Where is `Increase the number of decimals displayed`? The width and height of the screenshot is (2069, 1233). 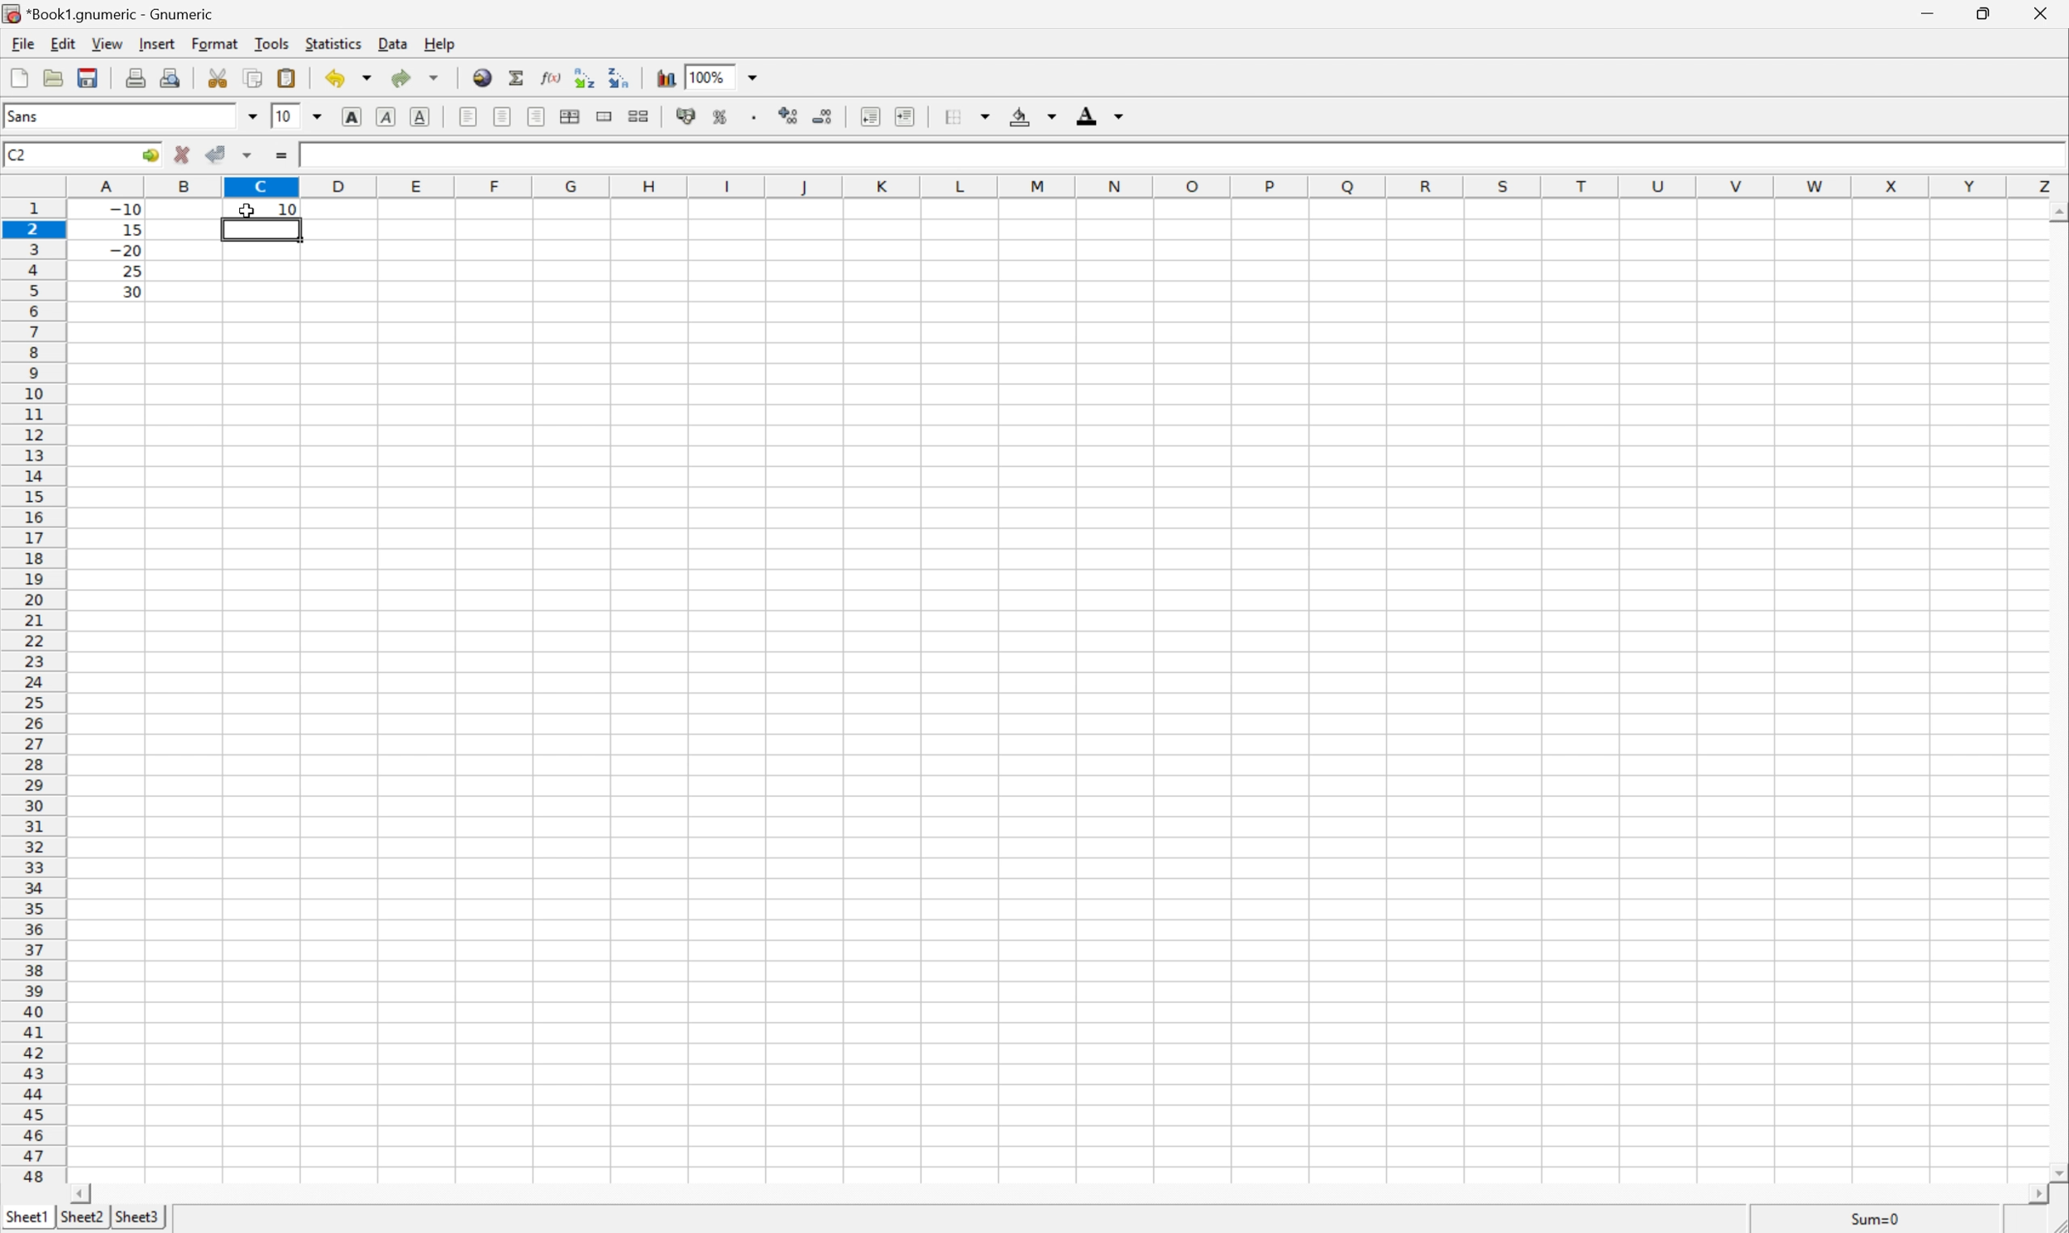
Increase the number of decimals displayed is located at coordinates (793, 117).